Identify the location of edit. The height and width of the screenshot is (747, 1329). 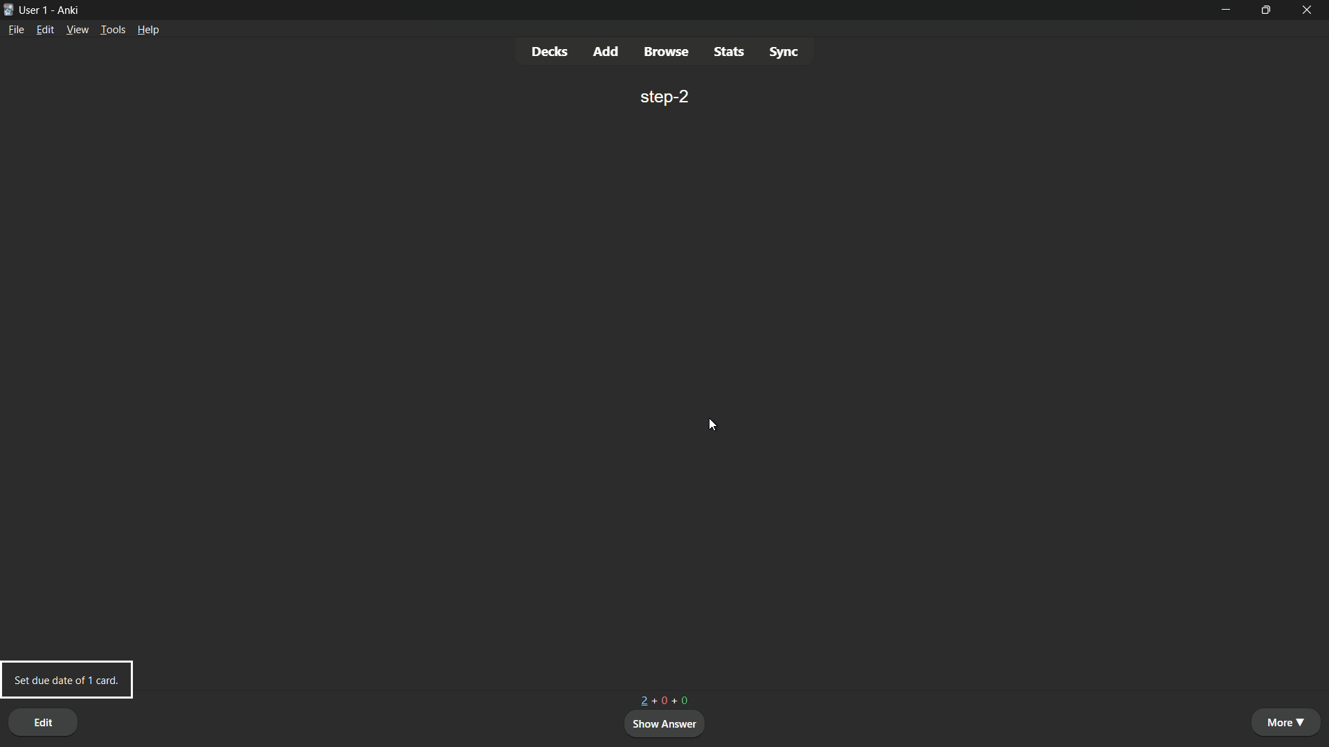
(43, 721).